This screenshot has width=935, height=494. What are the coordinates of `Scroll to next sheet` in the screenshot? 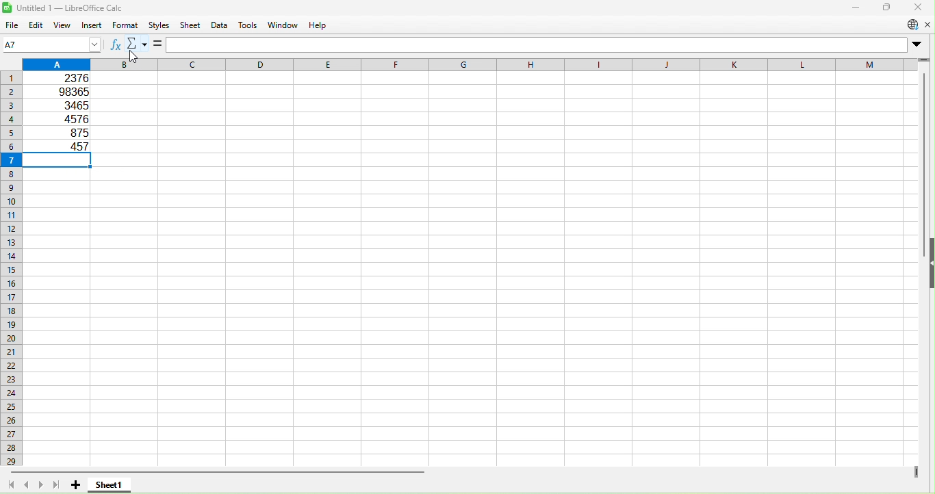 It's located at (42, 485).